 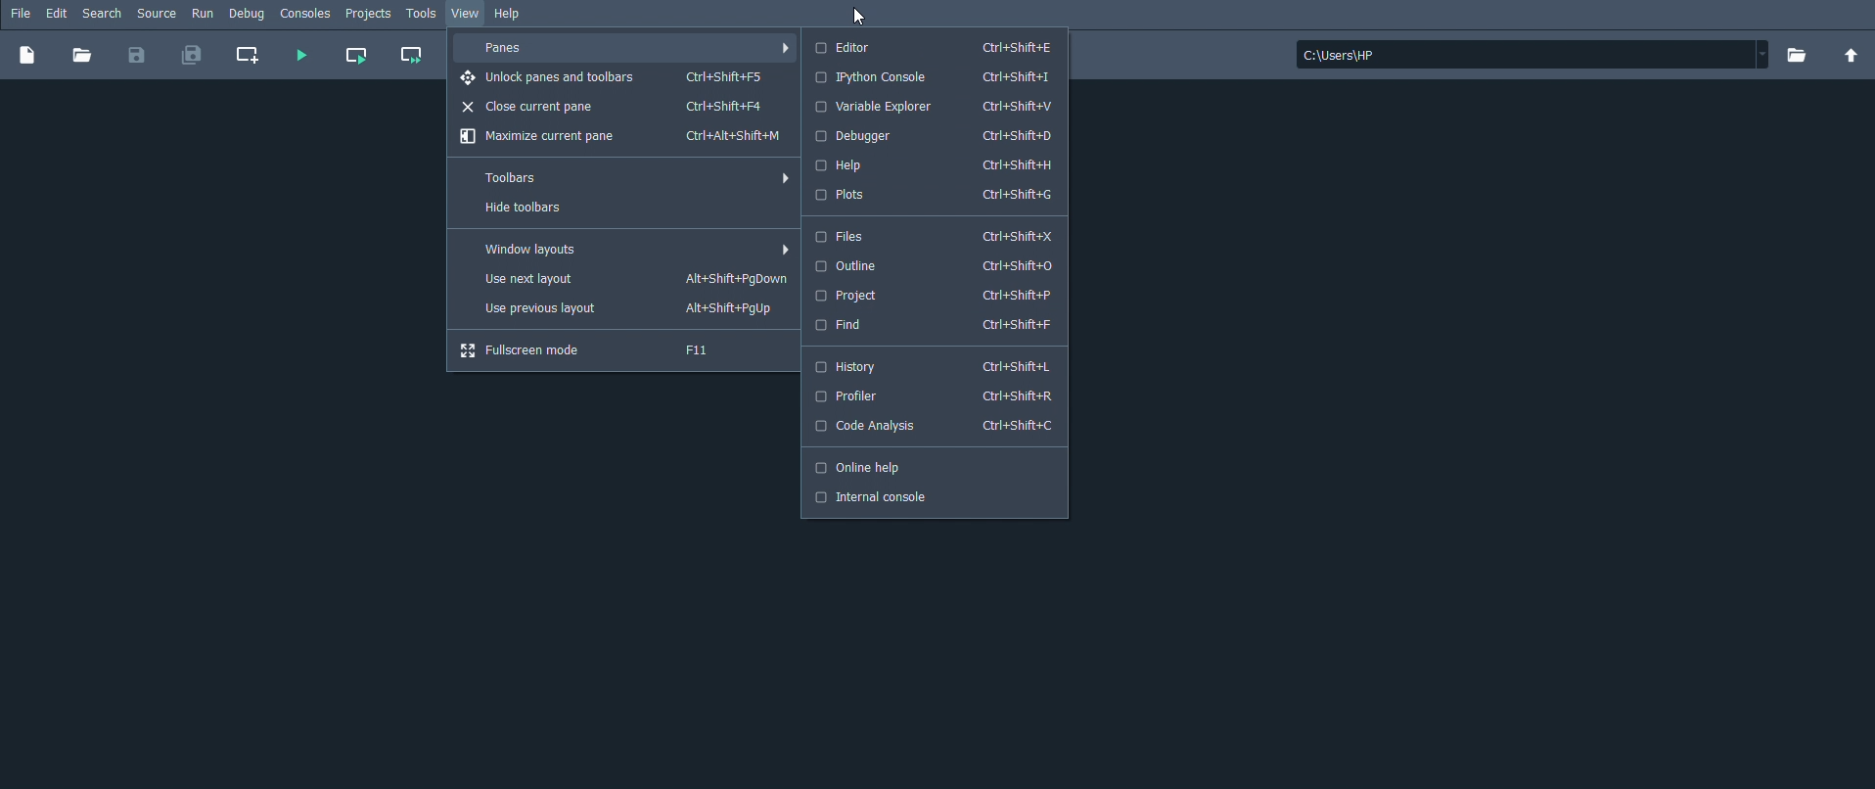 What do you see at coordinates (940, 164) in the screenshot?
I see `Help` at bounding box center [940, 164].